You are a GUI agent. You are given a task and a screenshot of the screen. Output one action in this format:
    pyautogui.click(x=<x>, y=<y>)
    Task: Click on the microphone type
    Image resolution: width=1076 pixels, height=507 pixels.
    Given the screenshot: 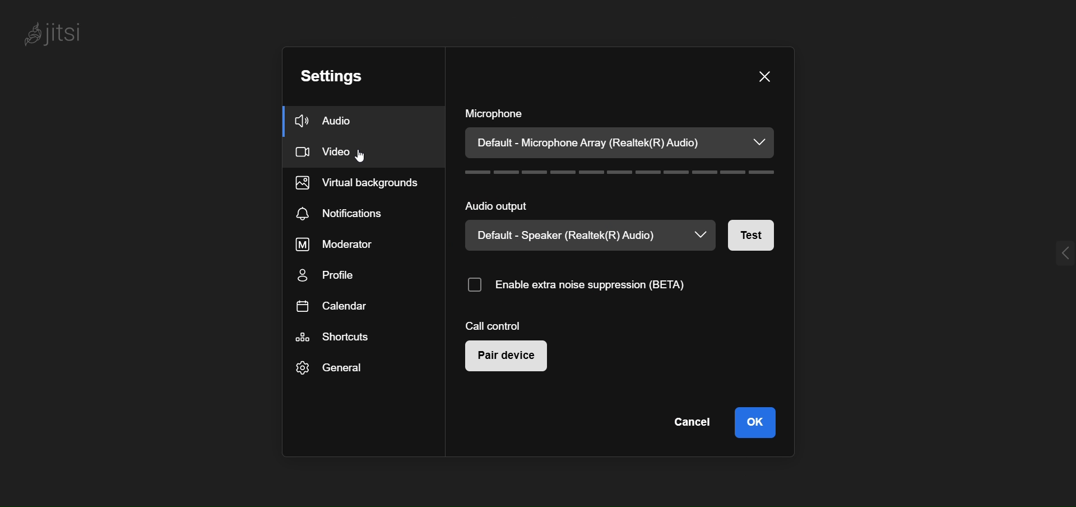 What is the action you would take?
    pyautogui.click(x=596, y=141)
    